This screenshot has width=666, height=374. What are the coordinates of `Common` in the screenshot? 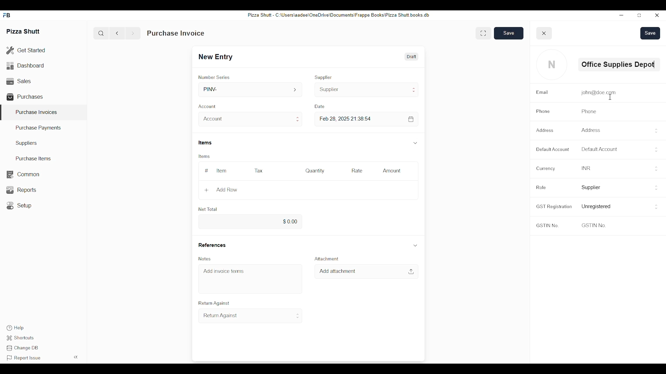 It's located at (23, 175).